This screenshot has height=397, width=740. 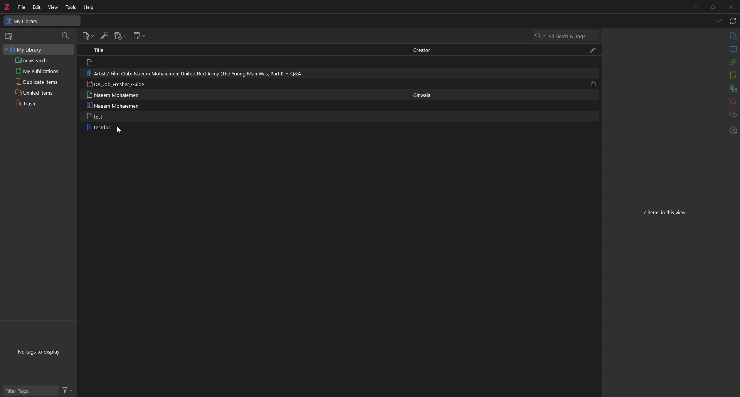 I want to click on sync, so click(x=733, y=21).